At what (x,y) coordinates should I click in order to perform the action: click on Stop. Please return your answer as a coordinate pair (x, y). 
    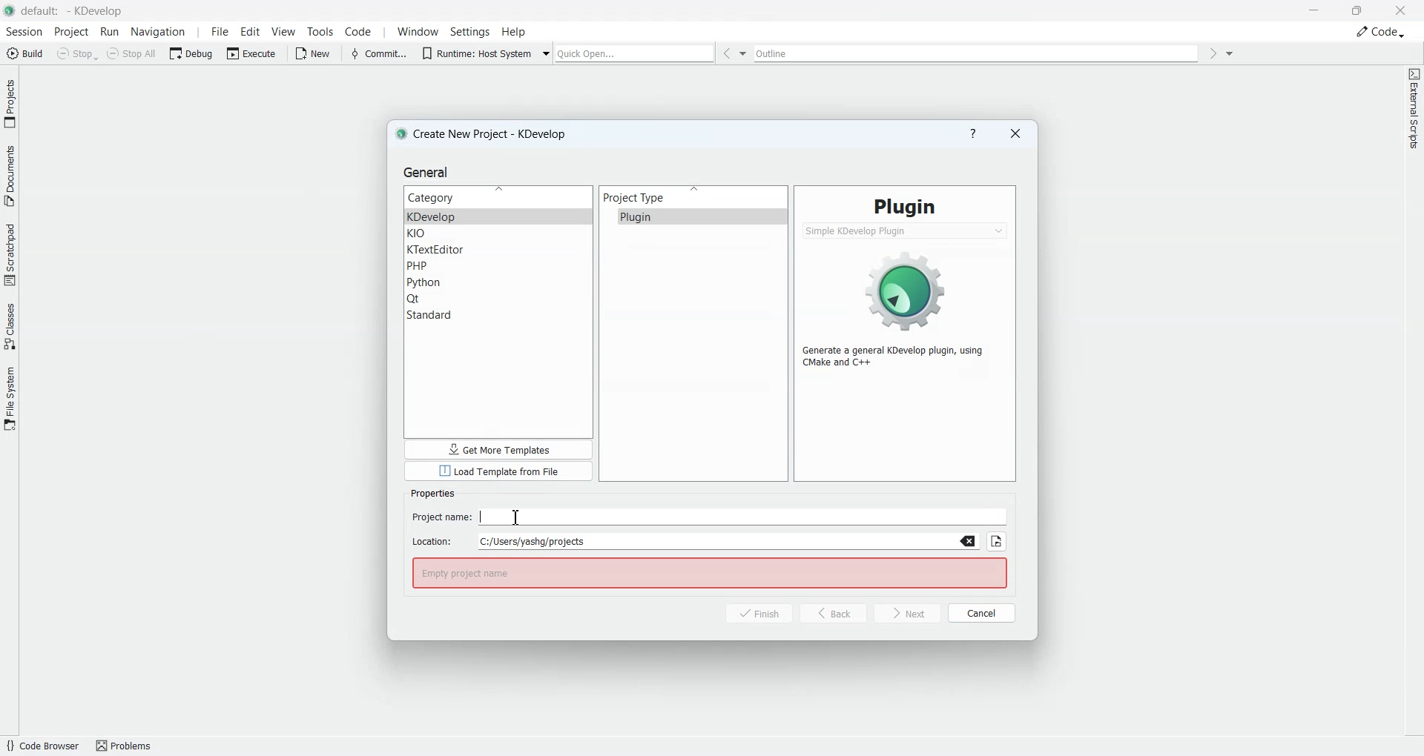
    Looking at the image, I should click on (77, 53).